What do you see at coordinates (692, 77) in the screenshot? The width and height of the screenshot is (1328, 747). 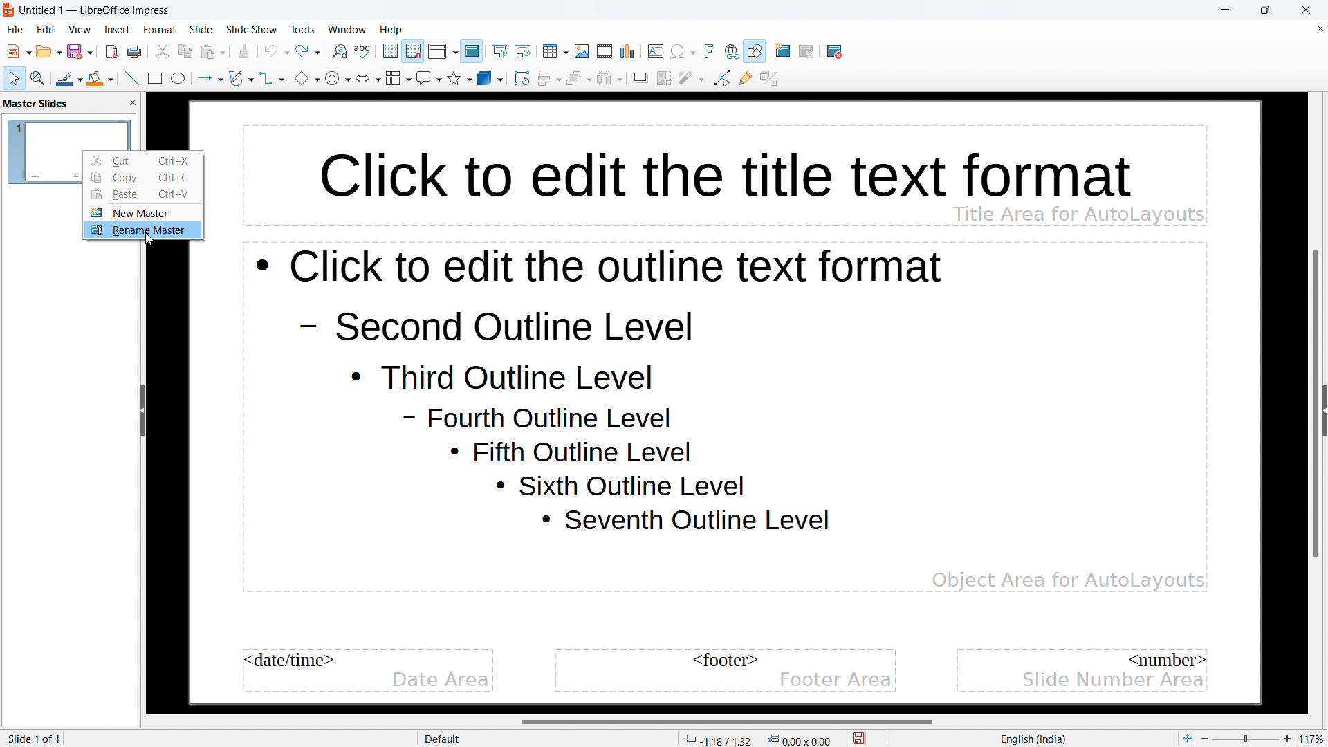 I see `filter` at bounding box center [692, 77].